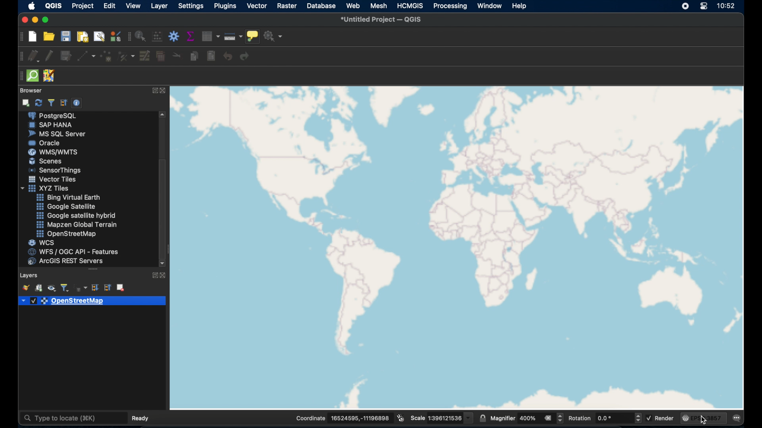 This screenshot has width=762, height=428. Describe the element at coordinates (53, 180) in the screenshot. I see `vector tiles` at that location.